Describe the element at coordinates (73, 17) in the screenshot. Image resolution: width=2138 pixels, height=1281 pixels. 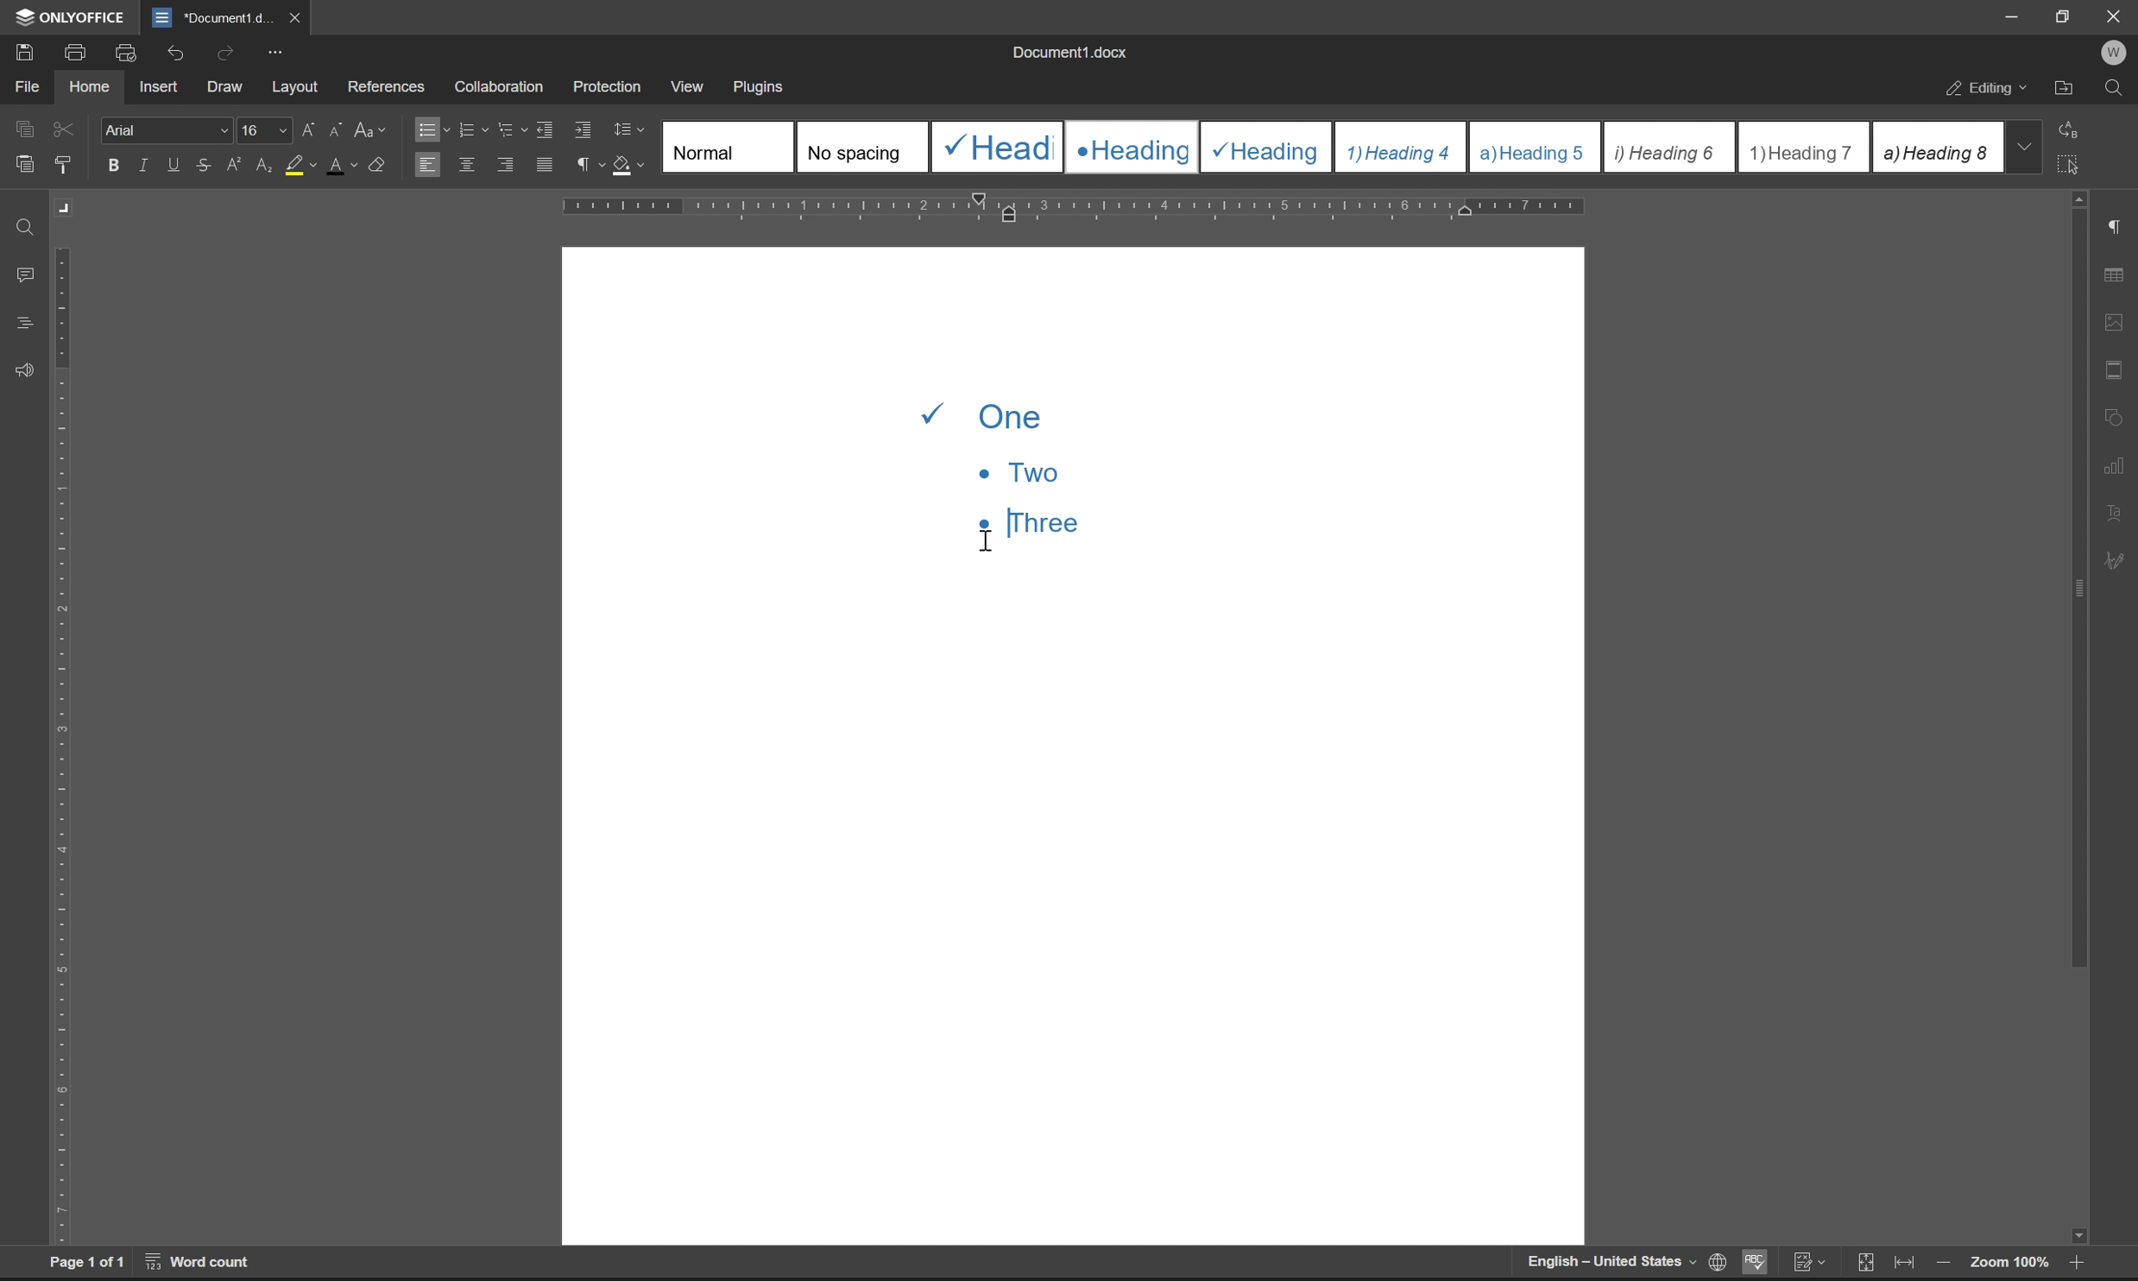
I see `ONLYOFFICE` at that location.